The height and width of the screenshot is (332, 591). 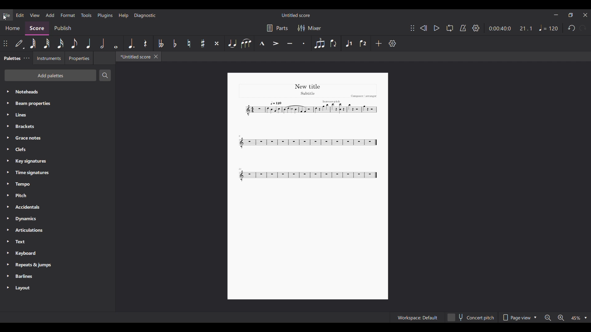 What do you see at coordinates (102, 43) in the screenshot?
I see `Half note` at bounding box center [102, 43].